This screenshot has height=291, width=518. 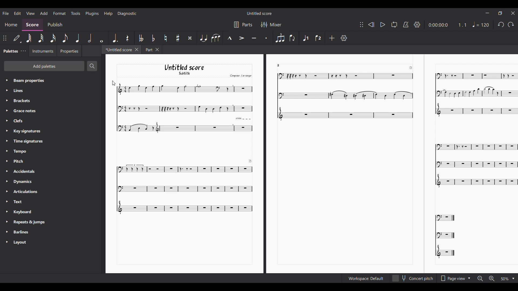 What do you see at coordinates (26, 213) in the screenshot?
I see `Keyboard` at bounding box center [26, 213].